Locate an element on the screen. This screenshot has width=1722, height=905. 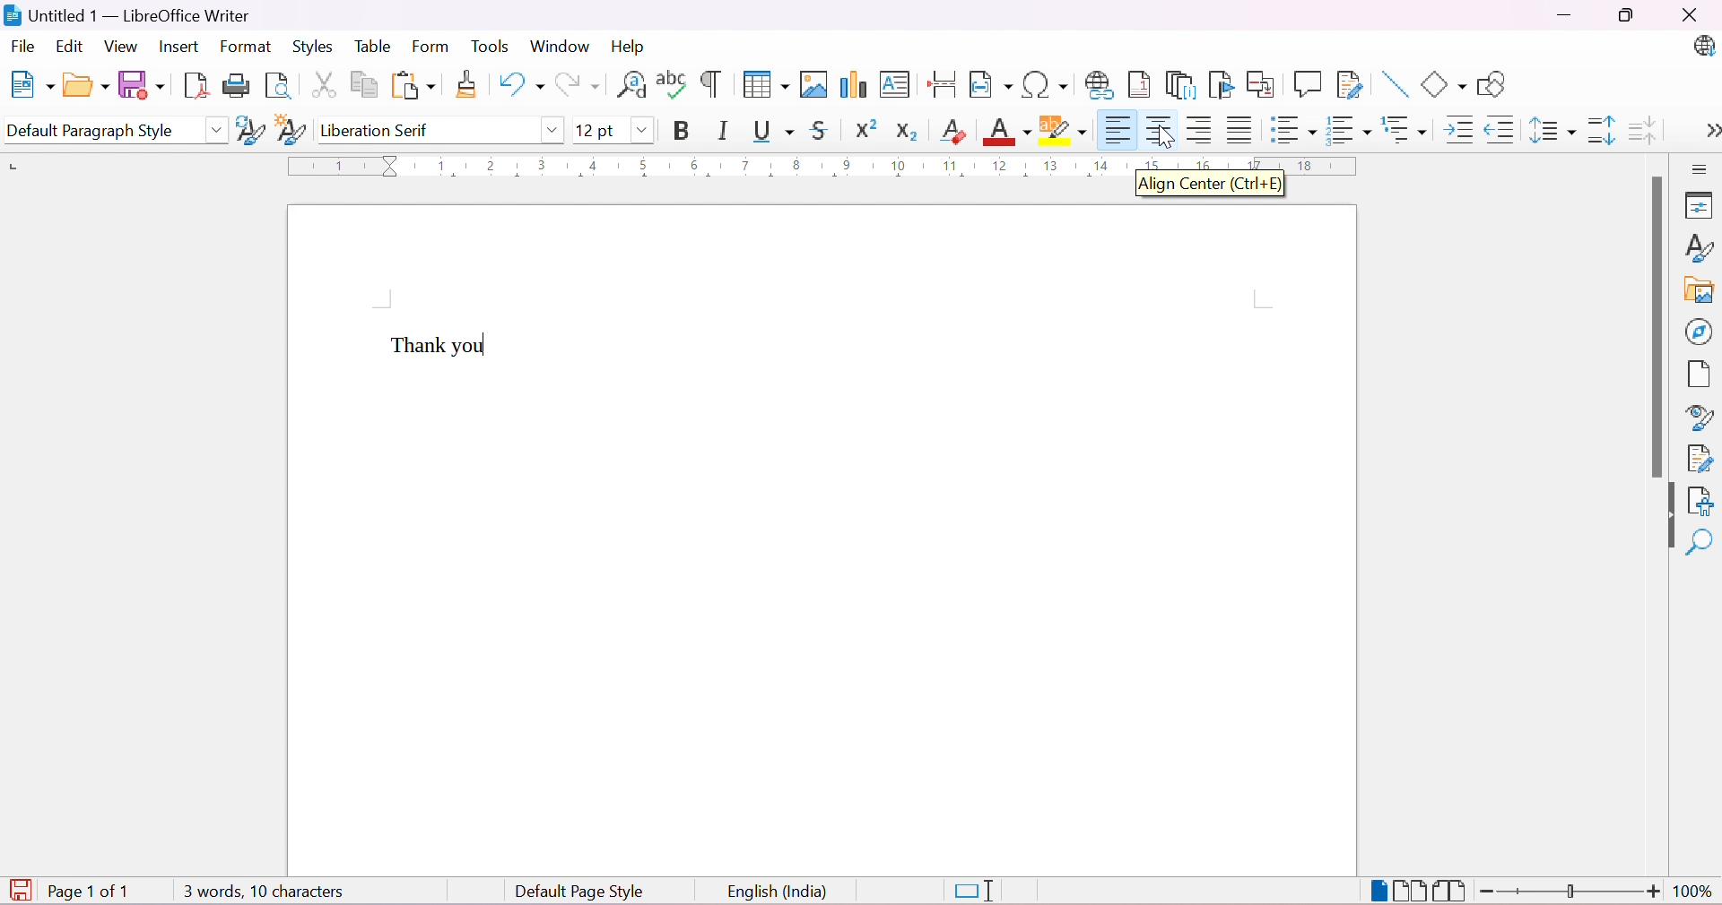
Gallery is located at coordinates (1697, 290).